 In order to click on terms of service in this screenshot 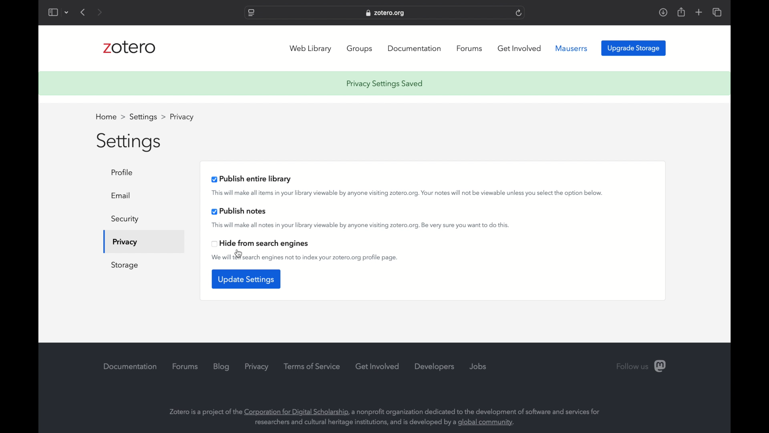, I will do `click(313, 365)`.